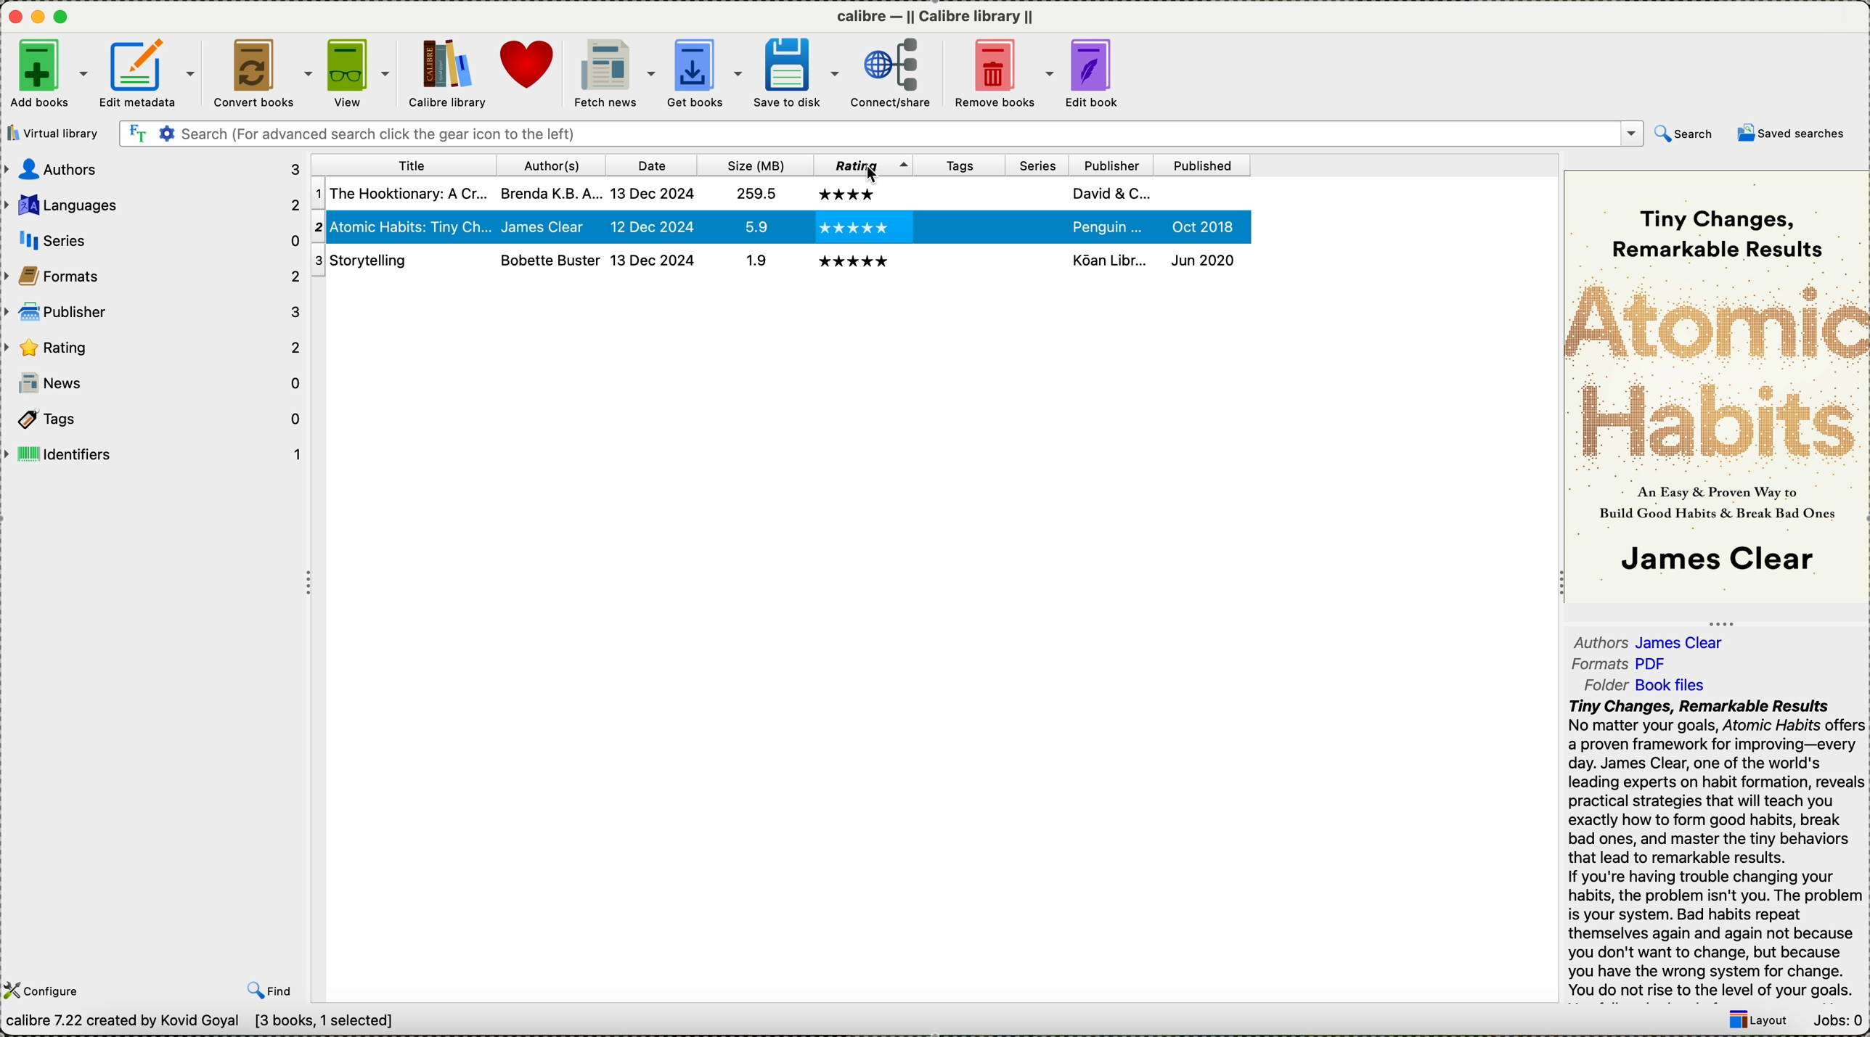 The width and height of the screenshot is (1870, 1037). What do you see at coordinates (752, 262) in the screenshot?
I see `1.9` at bounding box center [752, 262].